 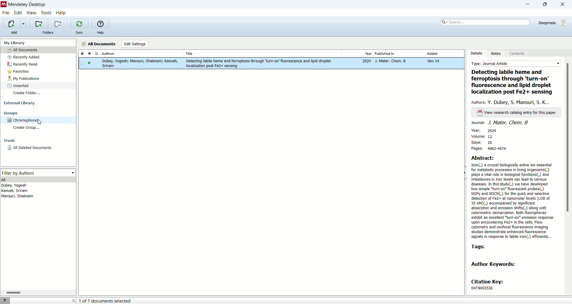 I want to click on all documents, so click(x=38, y=50).